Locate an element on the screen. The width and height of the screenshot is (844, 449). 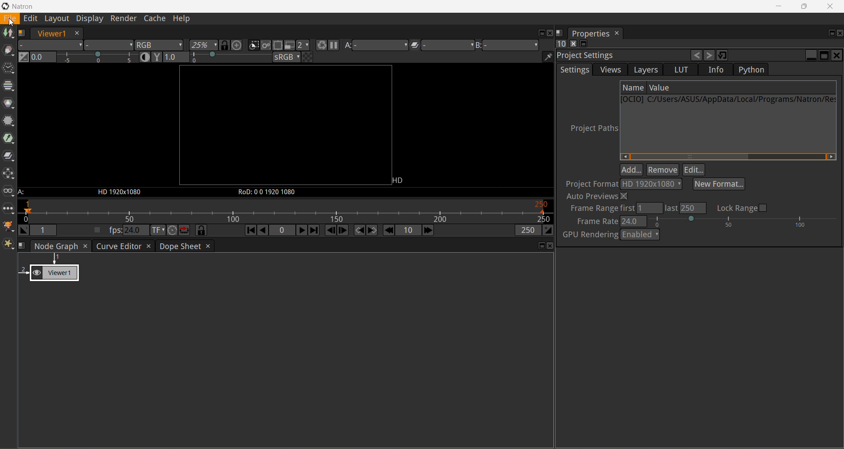
The playback range is located at coordinates (286, 212).